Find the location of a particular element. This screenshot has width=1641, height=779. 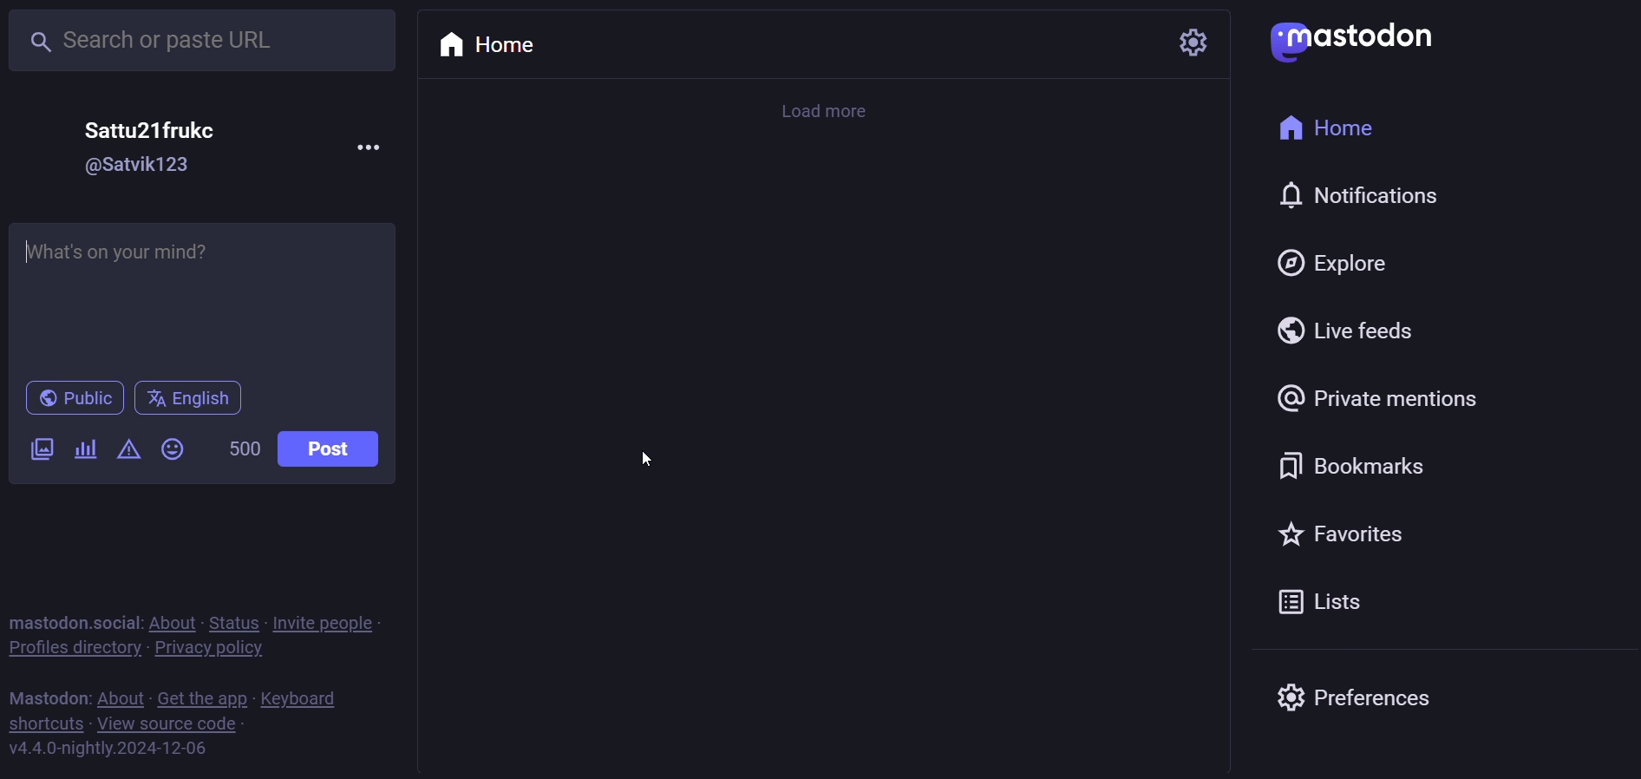

emoji is located at coordinates (170, 448).